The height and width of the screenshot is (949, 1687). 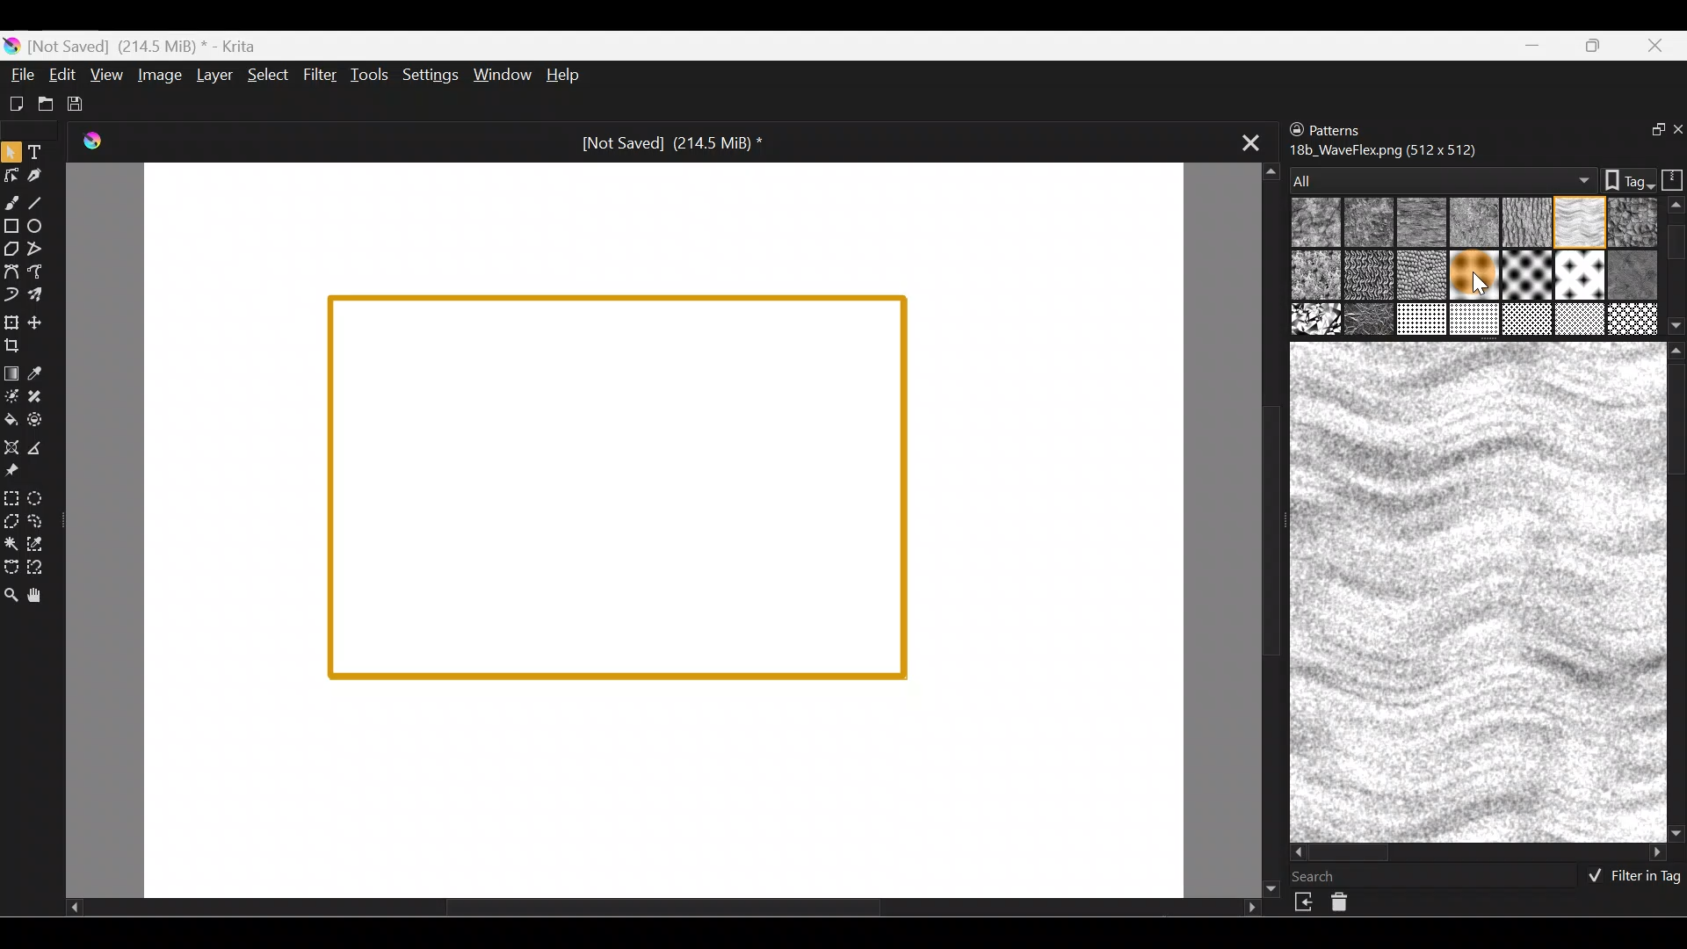 What do you see at coordinates (62, 76) in the screenshot?
I see `Edit` at bounding box center [62, 76].